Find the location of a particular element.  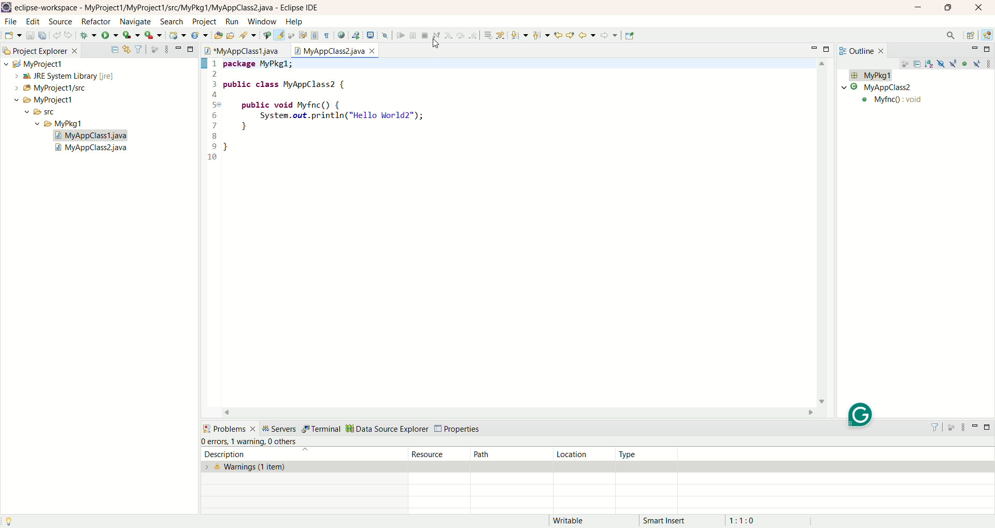

link with editor is located at coordinates (127, 49).